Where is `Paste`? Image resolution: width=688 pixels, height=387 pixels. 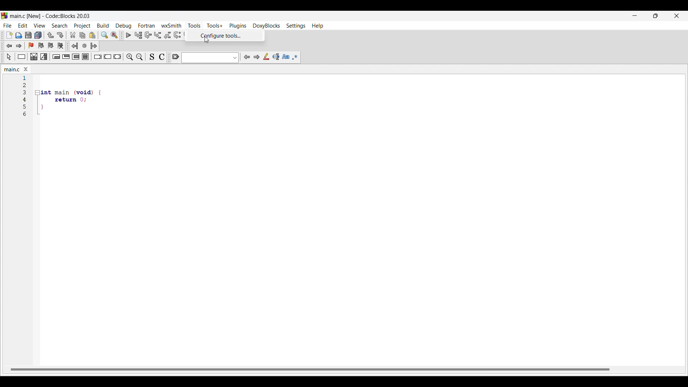
Paste is located at coordinates (92, 35).